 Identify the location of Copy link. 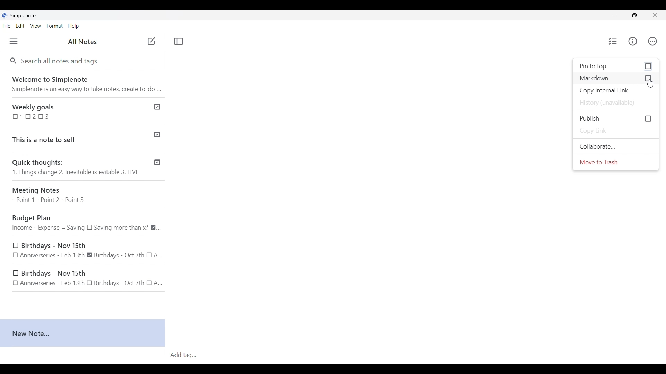
(616, 131).